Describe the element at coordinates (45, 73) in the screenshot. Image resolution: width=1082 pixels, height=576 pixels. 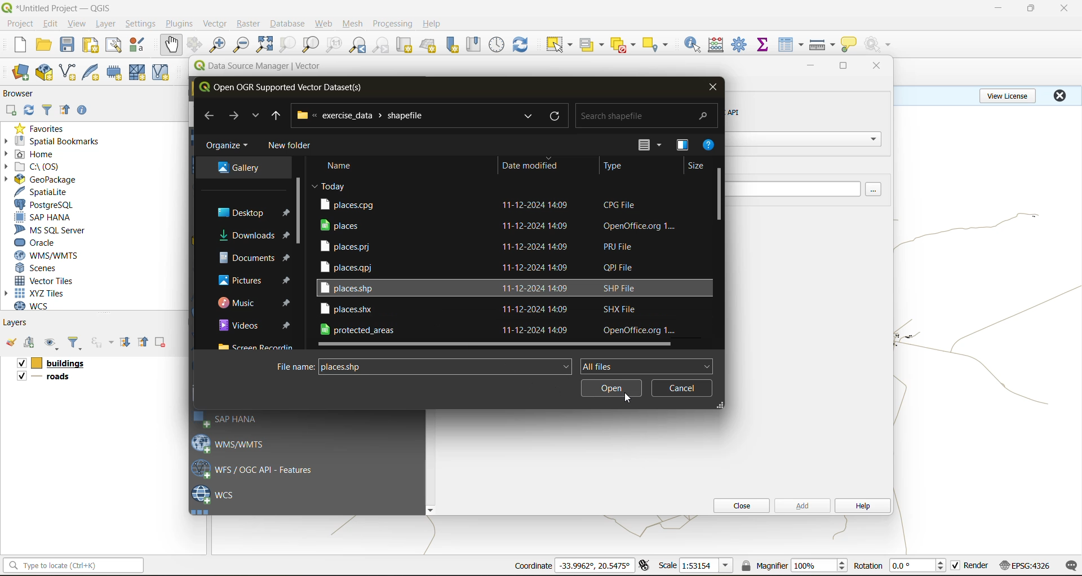
I see `new geopackage layer` at that location.